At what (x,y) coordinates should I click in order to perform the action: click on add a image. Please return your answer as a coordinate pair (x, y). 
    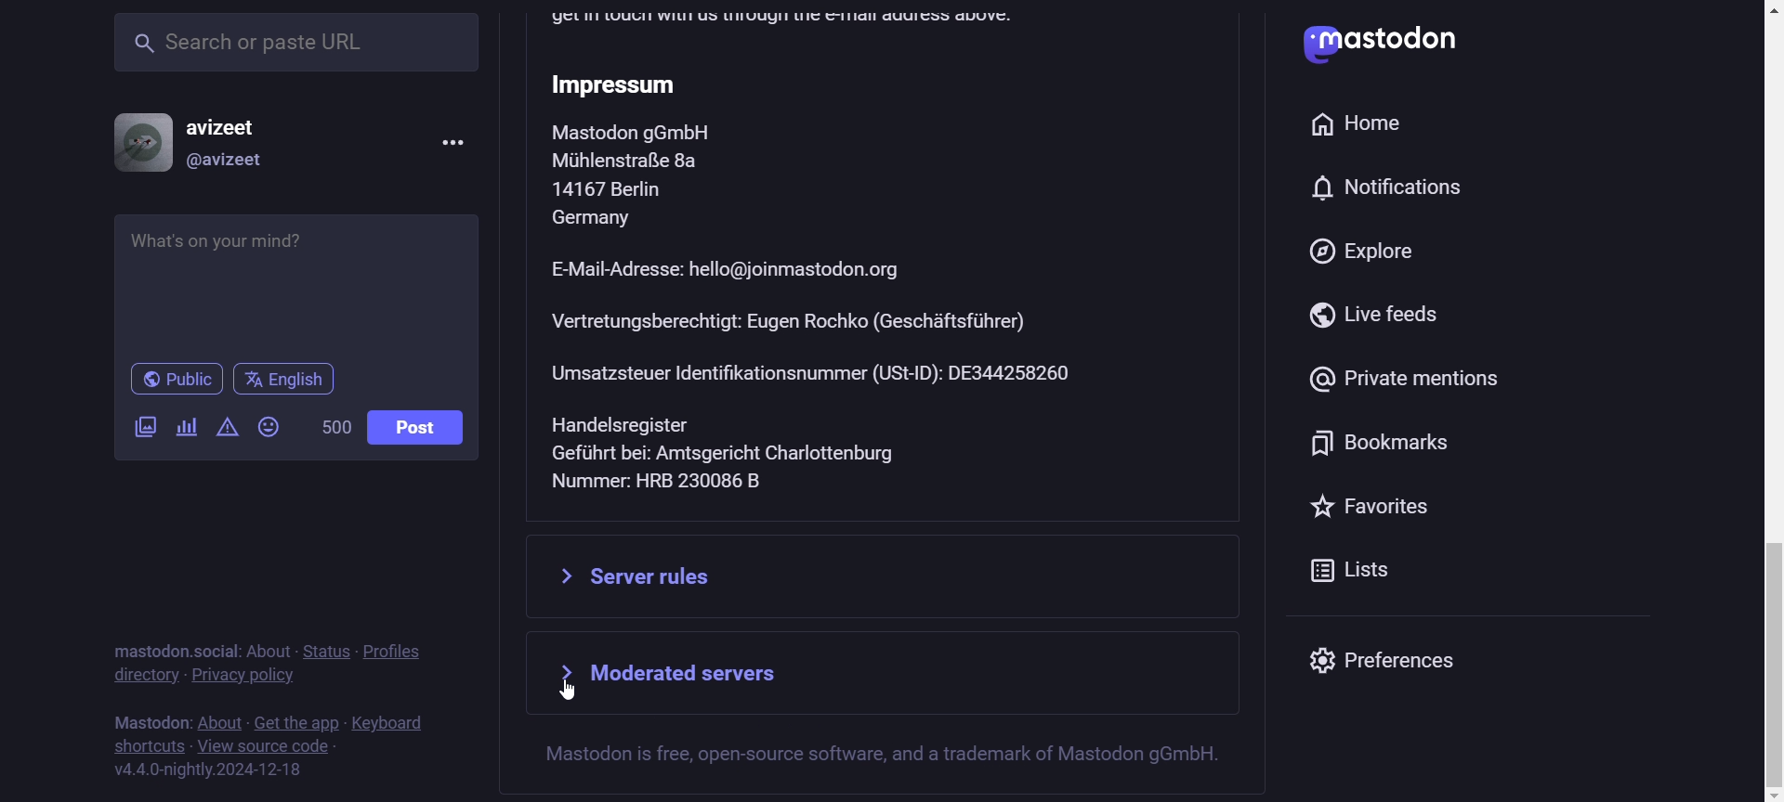
    Looking at the image, I should click on (147, 432).